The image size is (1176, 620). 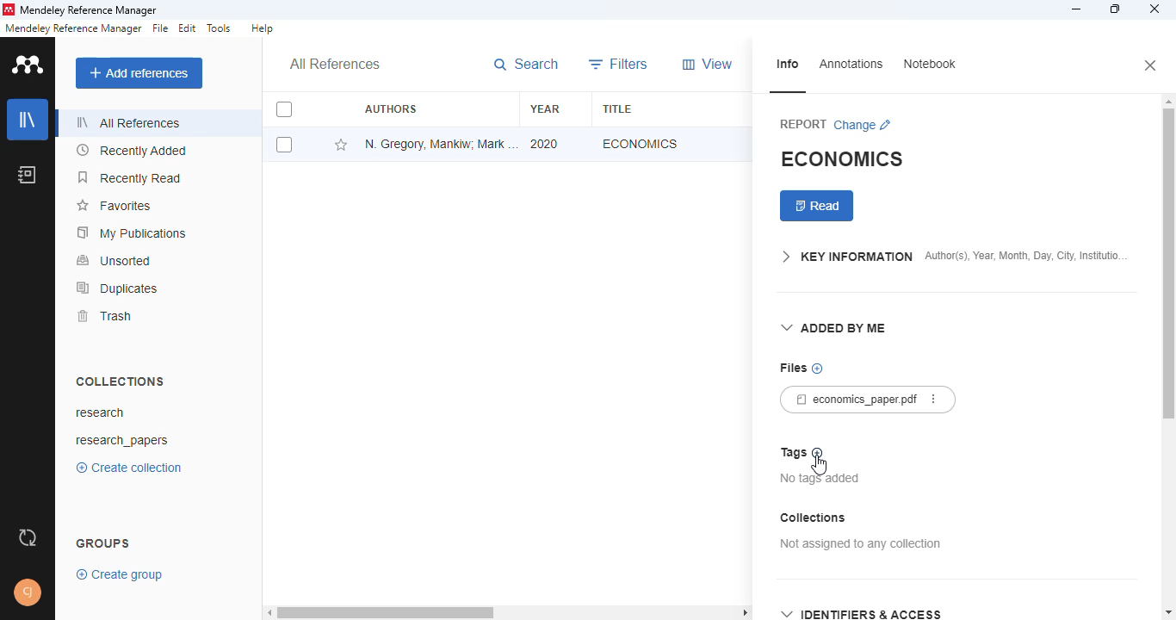 I want to click on library, so click(x=28, y=120).